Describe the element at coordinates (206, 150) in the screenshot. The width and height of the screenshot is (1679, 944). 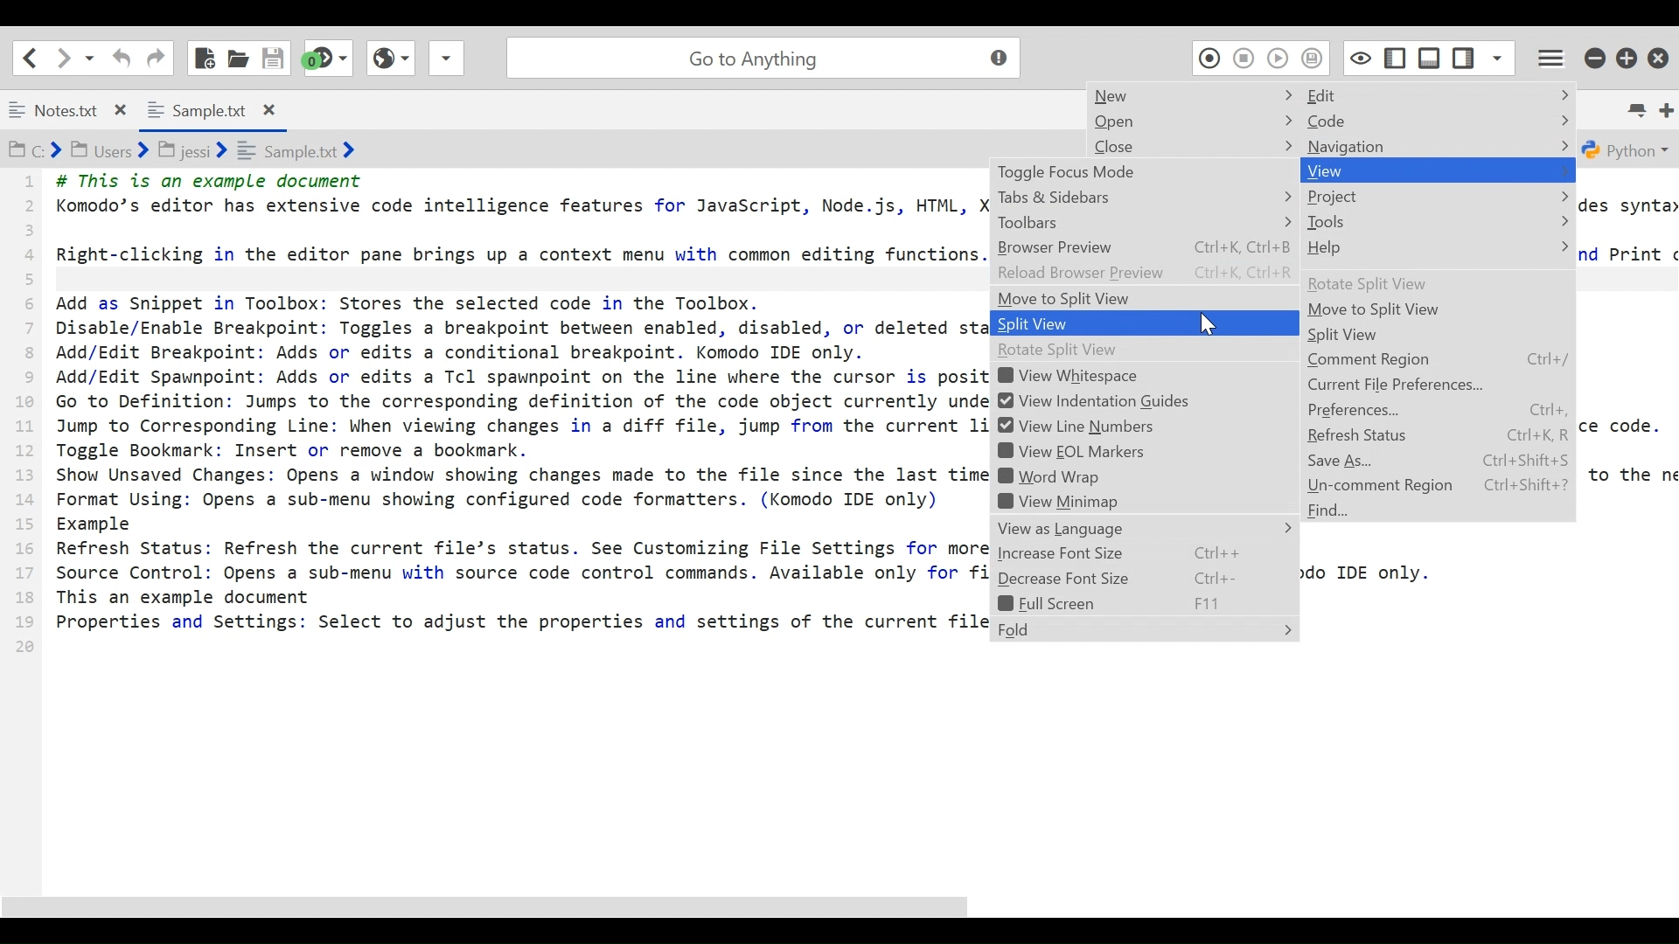
I see `C:> Users> jessi> sample.txt>` at that location.